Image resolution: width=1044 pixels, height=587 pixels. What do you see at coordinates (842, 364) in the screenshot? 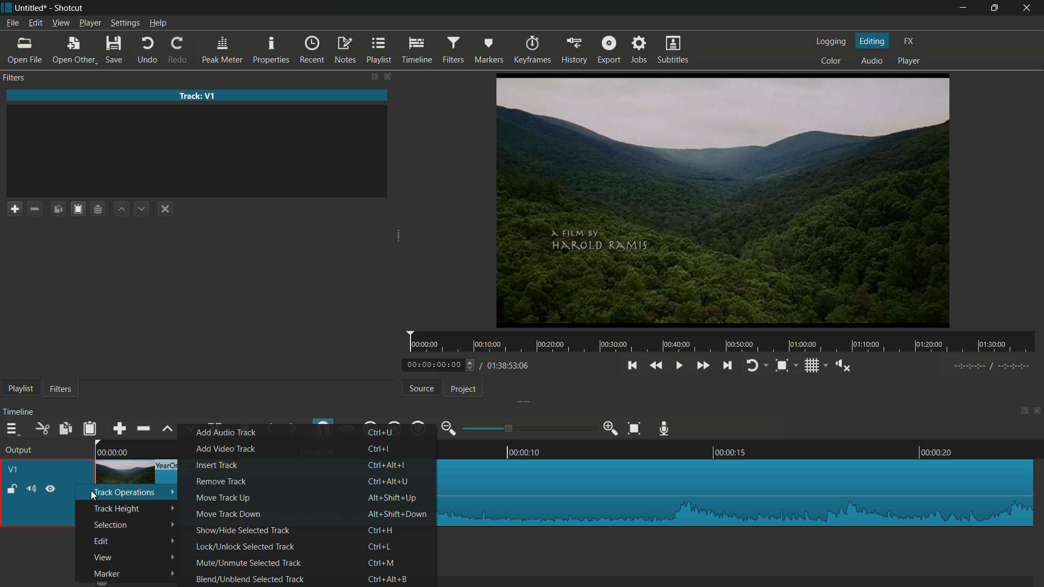
I see `show volume control` at bounding box center [842, 364].